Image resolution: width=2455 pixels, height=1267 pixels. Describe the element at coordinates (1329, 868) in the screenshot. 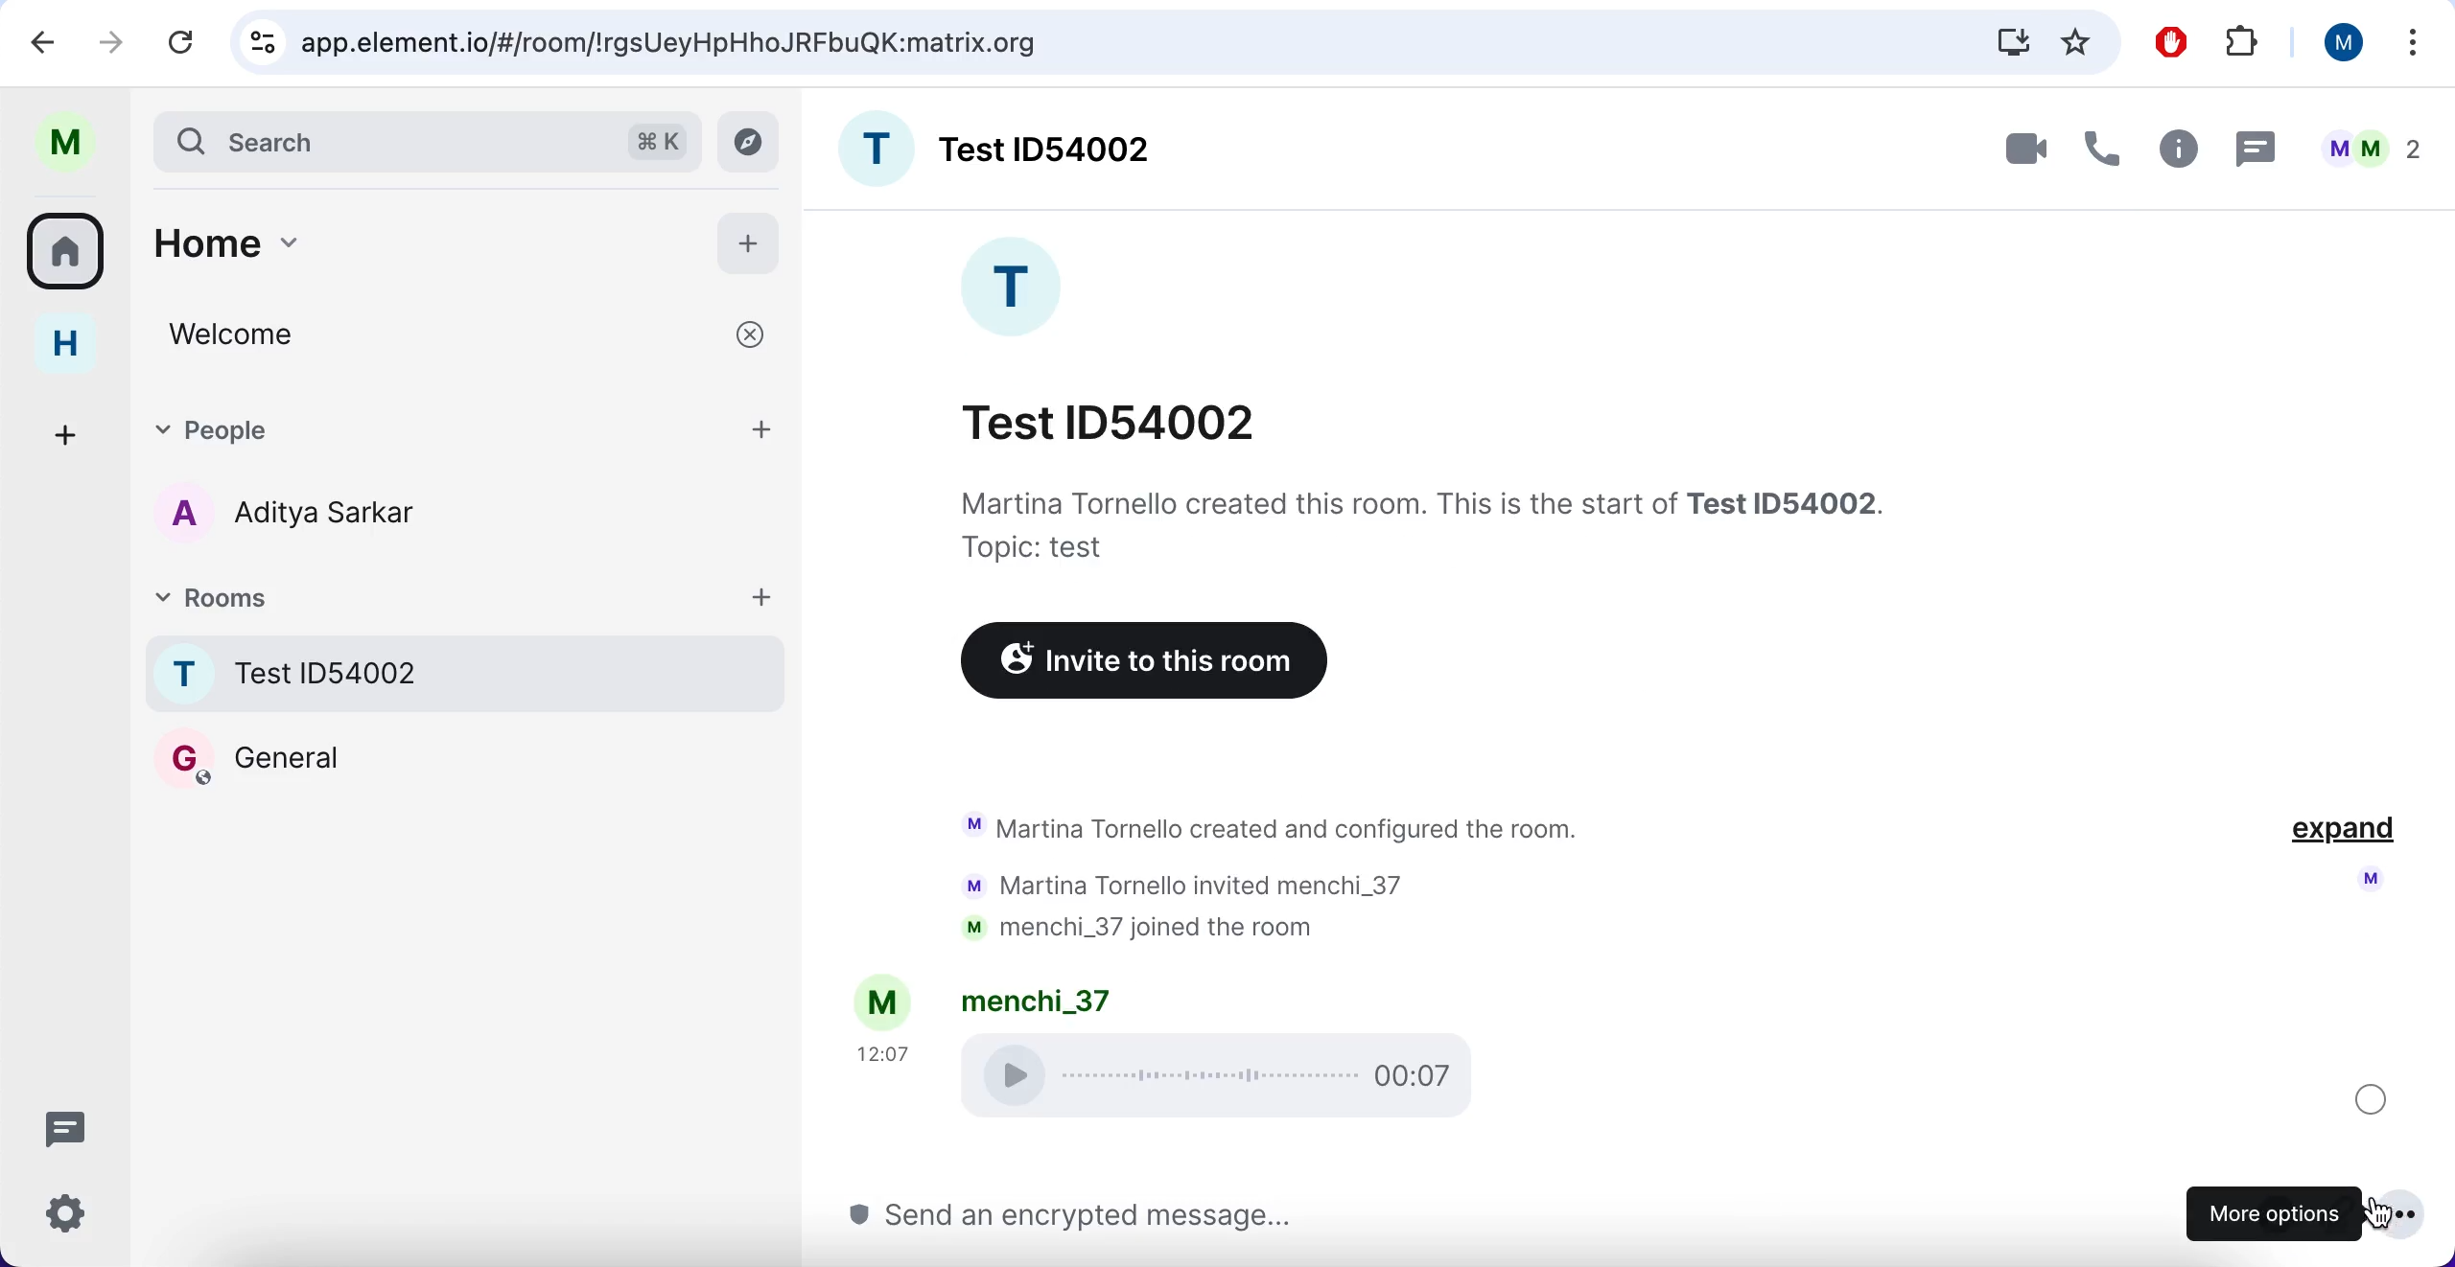

I see `activity chat` at that location.